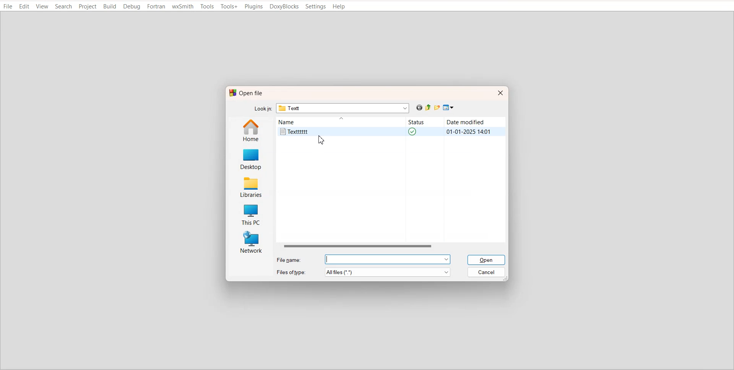  What do you see at coordinates (487, 260) in the screenshot?
I see `Open` at bounding box center [487, 260].